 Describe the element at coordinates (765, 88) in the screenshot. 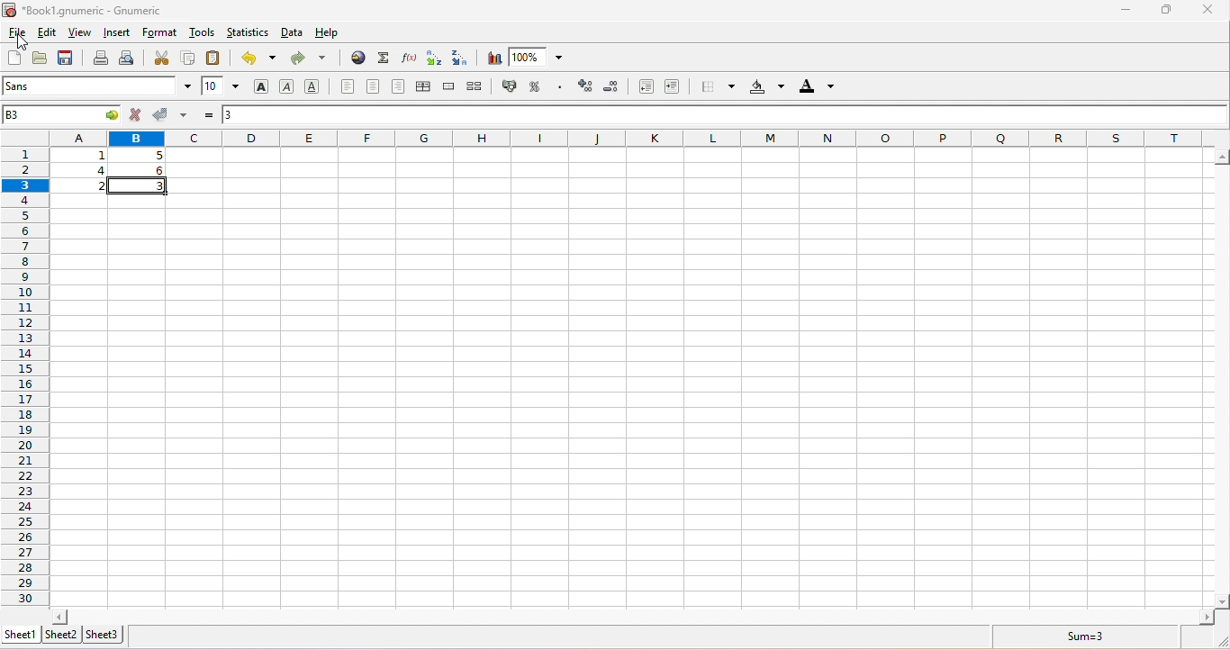

I see `background` at that location.